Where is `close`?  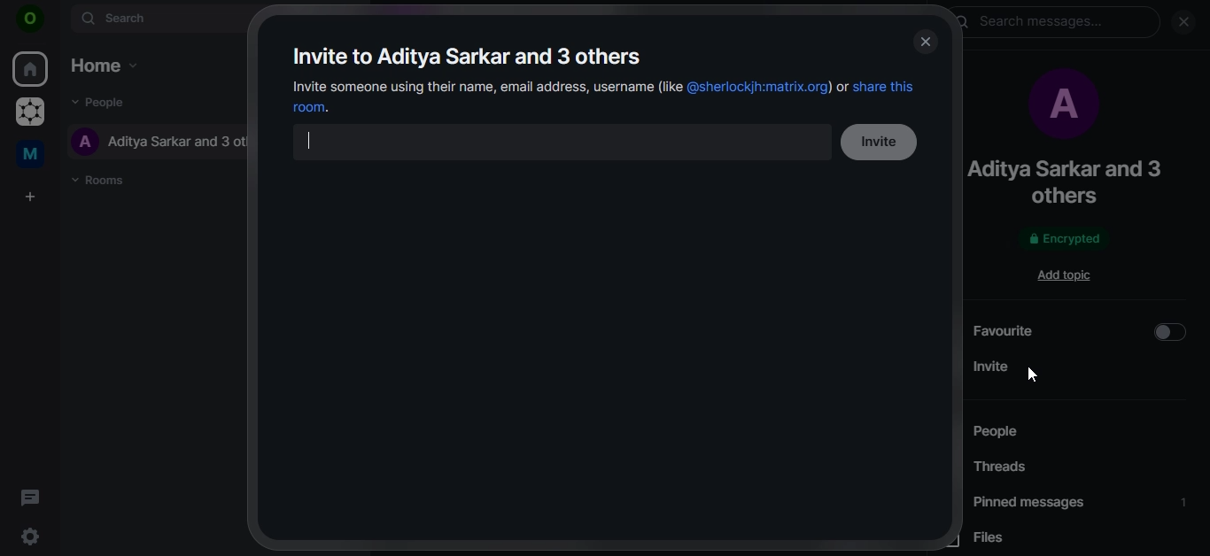 close is located at coordinates (925, 42).